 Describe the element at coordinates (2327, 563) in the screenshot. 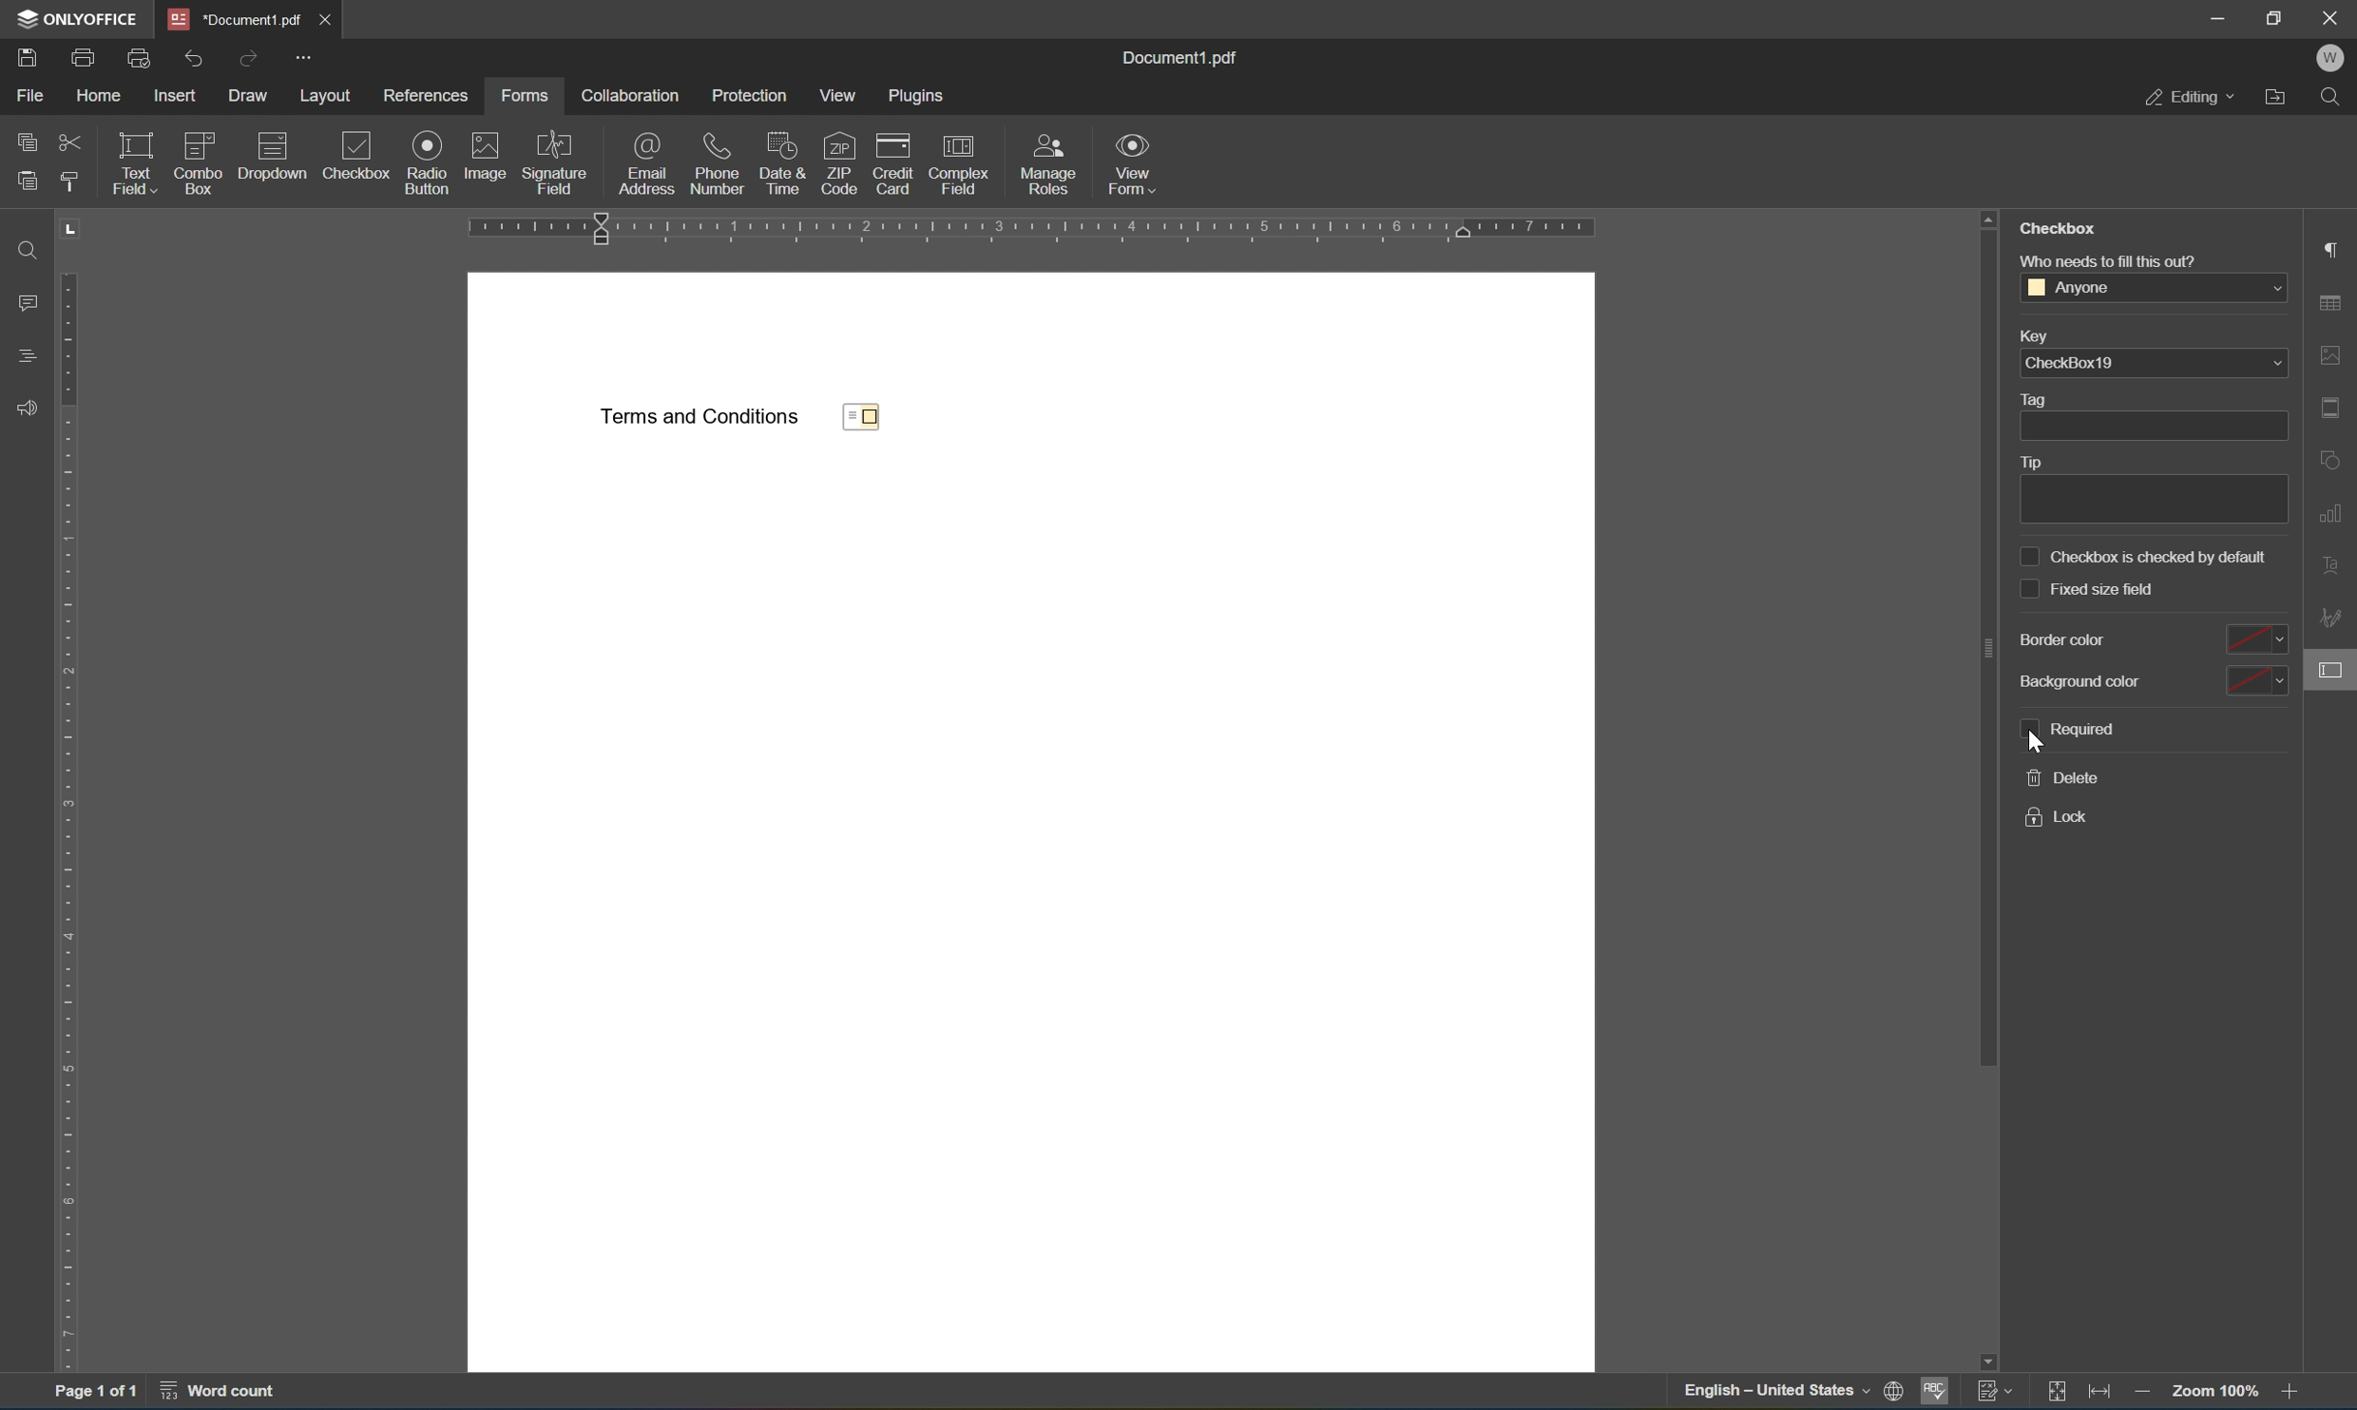

I see `text art settings` at that location.